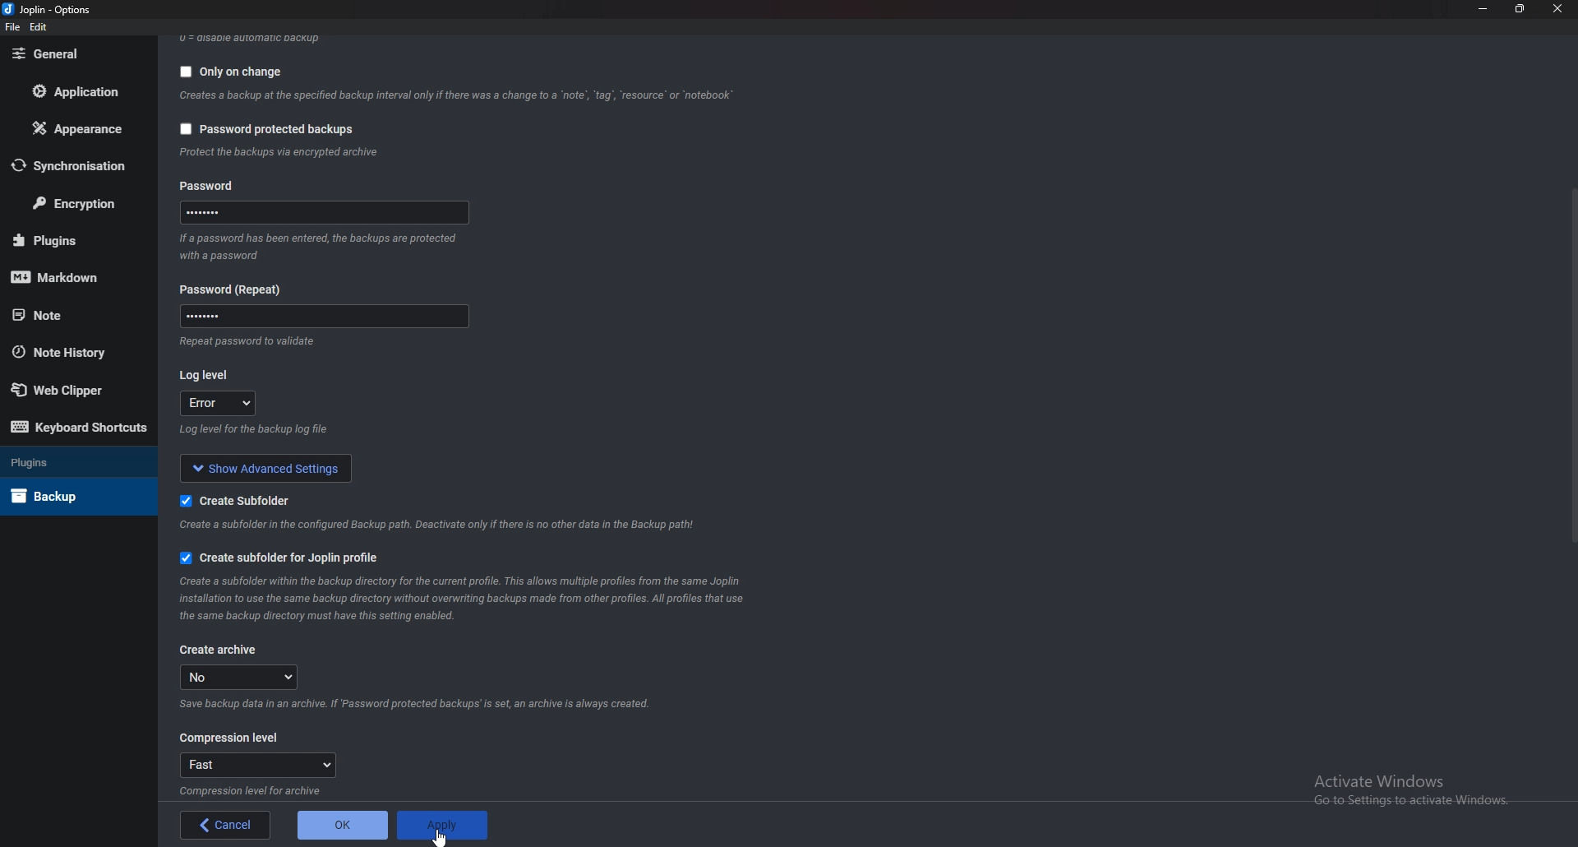  Describe the element at coordinates (227, 824) in the screenshot. I see `back` at that location.